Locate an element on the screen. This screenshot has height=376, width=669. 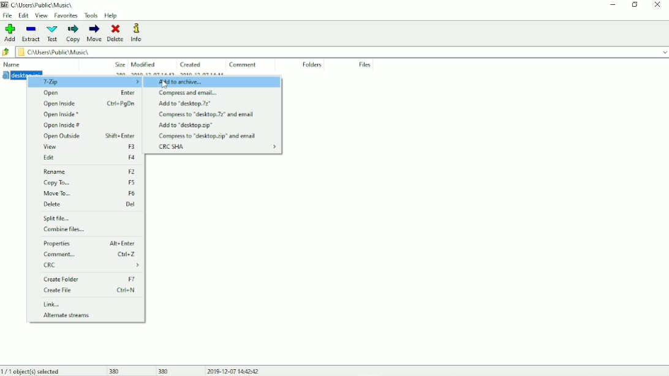
Created is located at coordinates (192, 64).